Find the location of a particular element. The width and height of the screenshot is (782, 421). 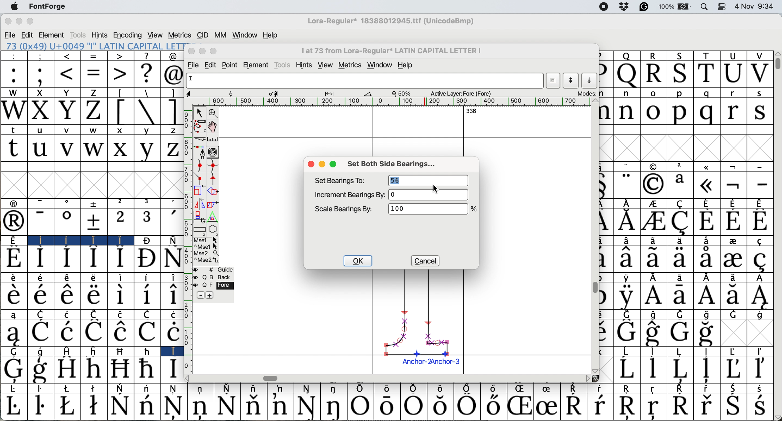

Symbol is located at coordinates (94, 407).